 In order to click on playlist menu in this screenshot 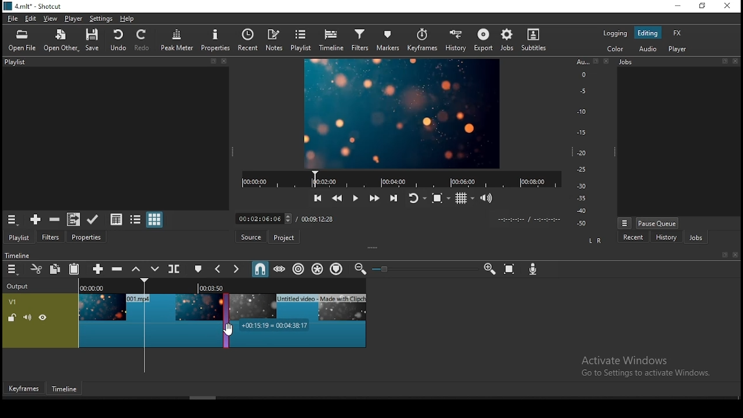, I will do `click(12, 219)`.